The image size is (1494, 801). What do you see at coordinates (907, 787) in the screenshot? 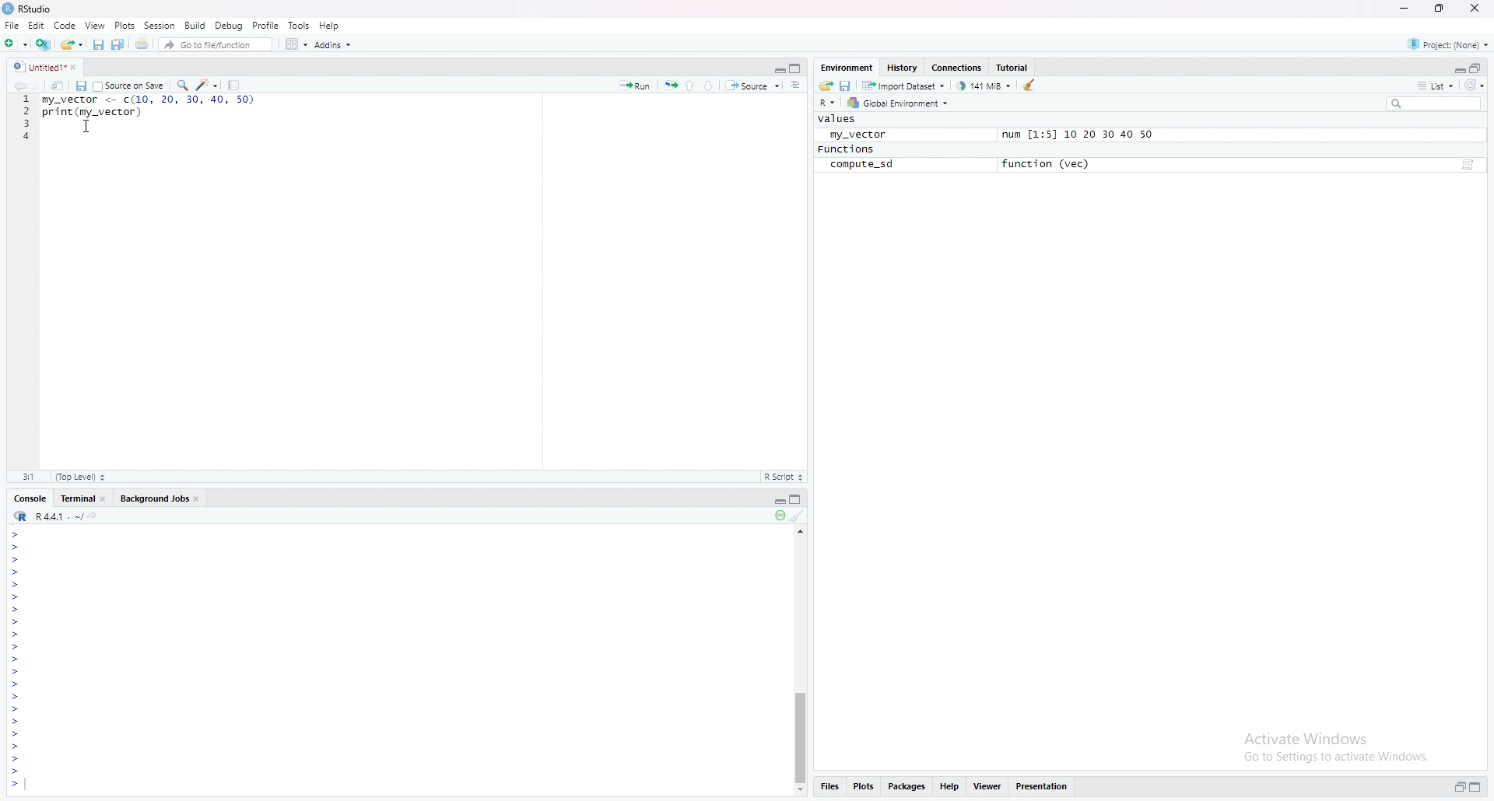
I see `Packages` at bounding box center [907, 787].